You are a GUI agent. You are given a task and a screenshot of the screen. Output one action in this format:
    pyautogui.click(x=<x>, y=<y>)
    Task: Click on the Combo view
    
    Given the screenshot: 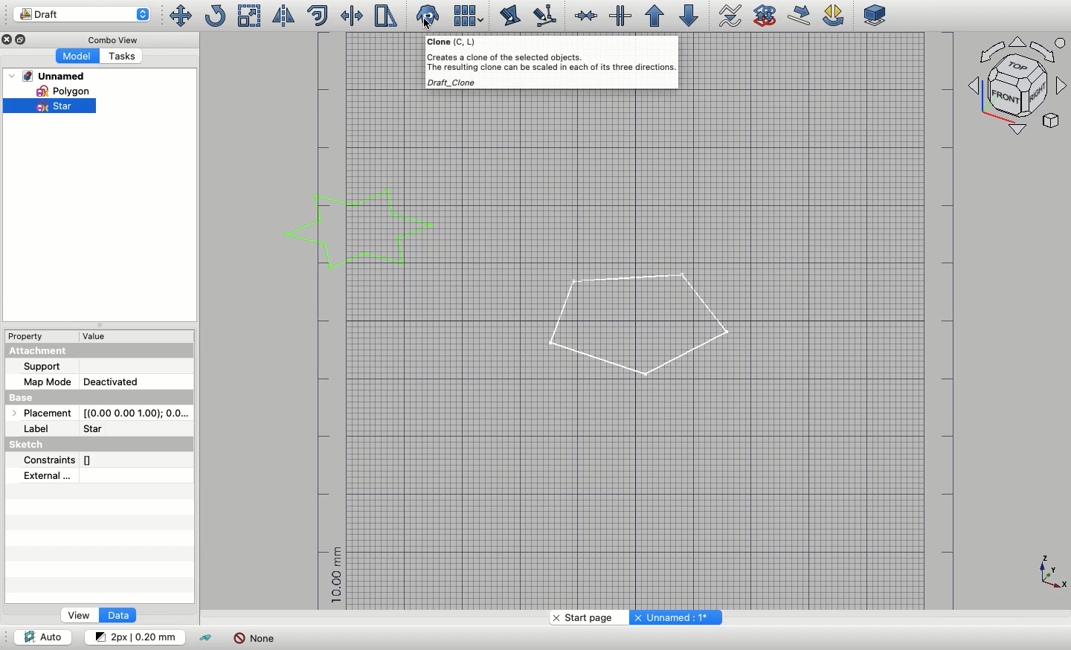 What is the action you would take?
    pyautogui.click(x=110, y=39)
    